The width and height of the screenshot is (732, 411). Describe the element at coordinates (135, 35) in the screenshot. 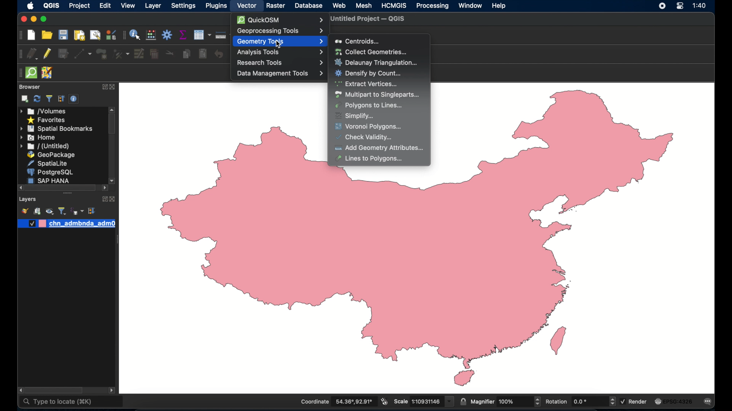

I see `identify features` at that location.